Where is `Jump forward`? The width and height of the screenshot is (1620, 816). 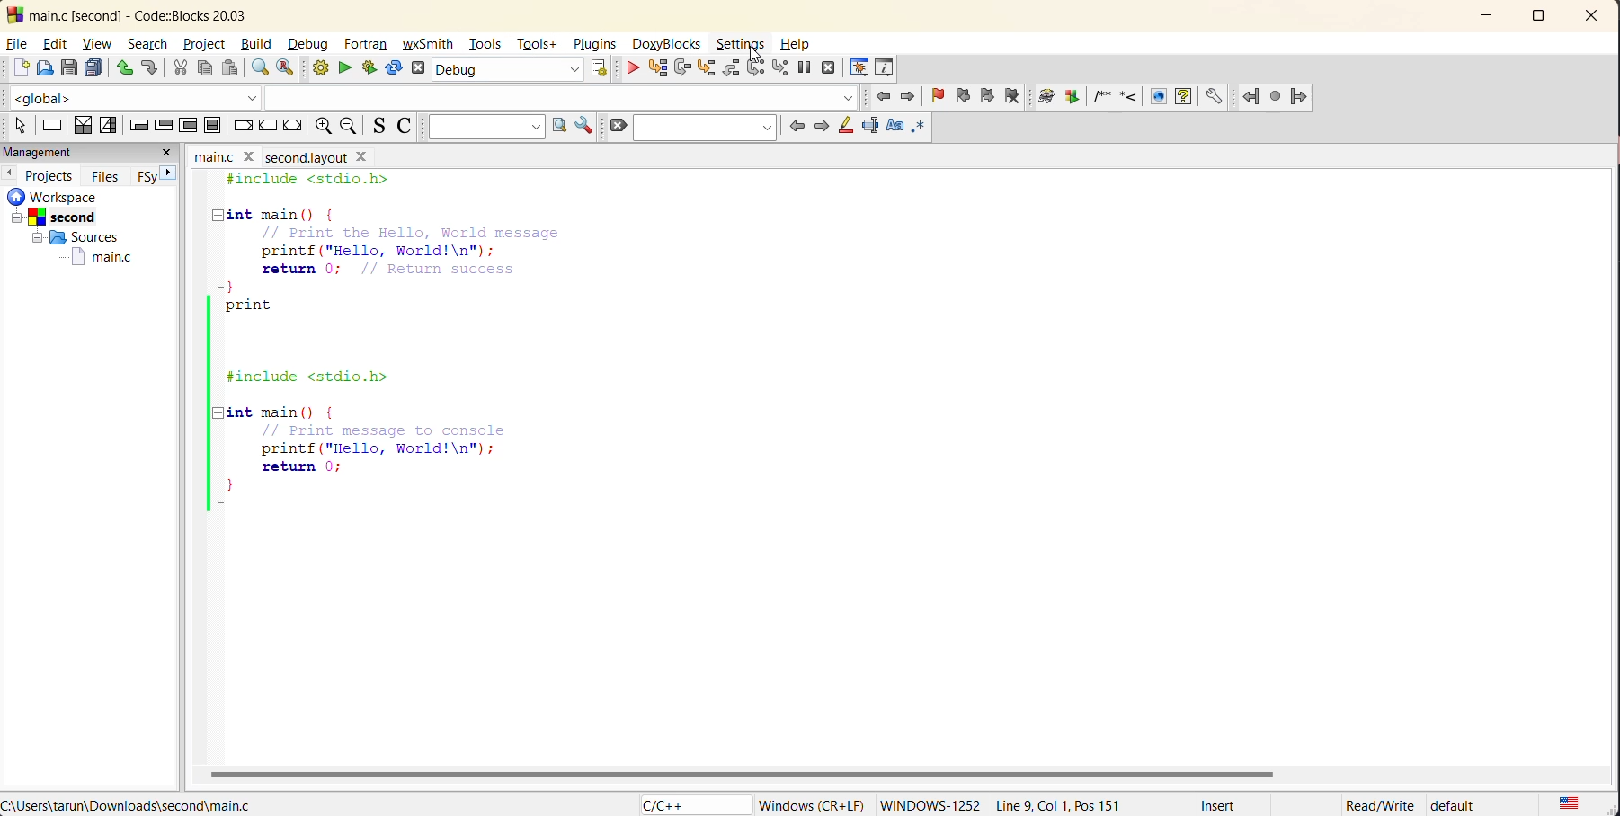
Jump forward is located at coordinates (1301, 94).